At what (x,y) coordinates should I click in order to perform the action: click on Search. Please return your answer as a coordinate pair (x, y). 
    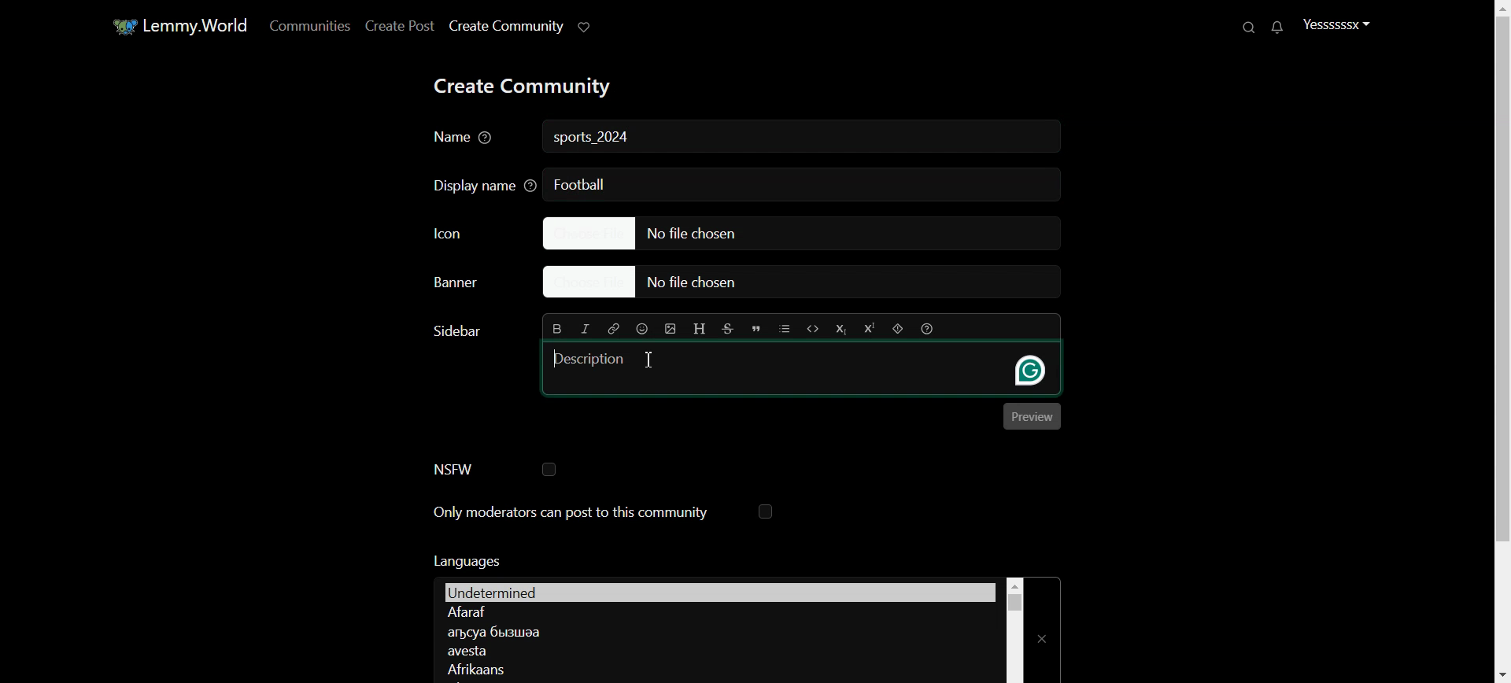
    Looking at the image, I should click on (1251, 27).